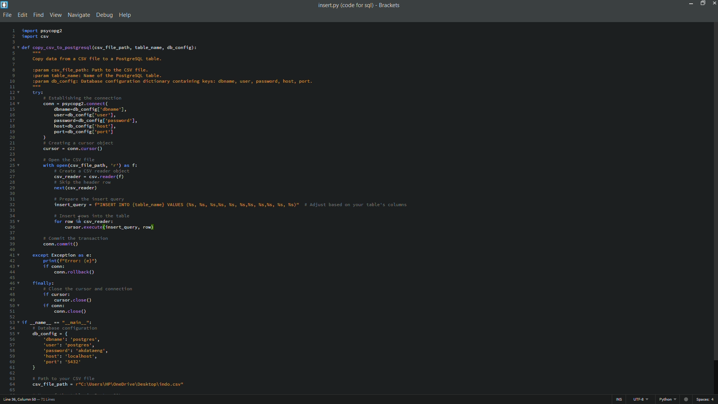 The height and width of the screenshot is (404, 718). Describe the element at coordinates (55, 15) in the screenshot. I see `view menu` at that location.